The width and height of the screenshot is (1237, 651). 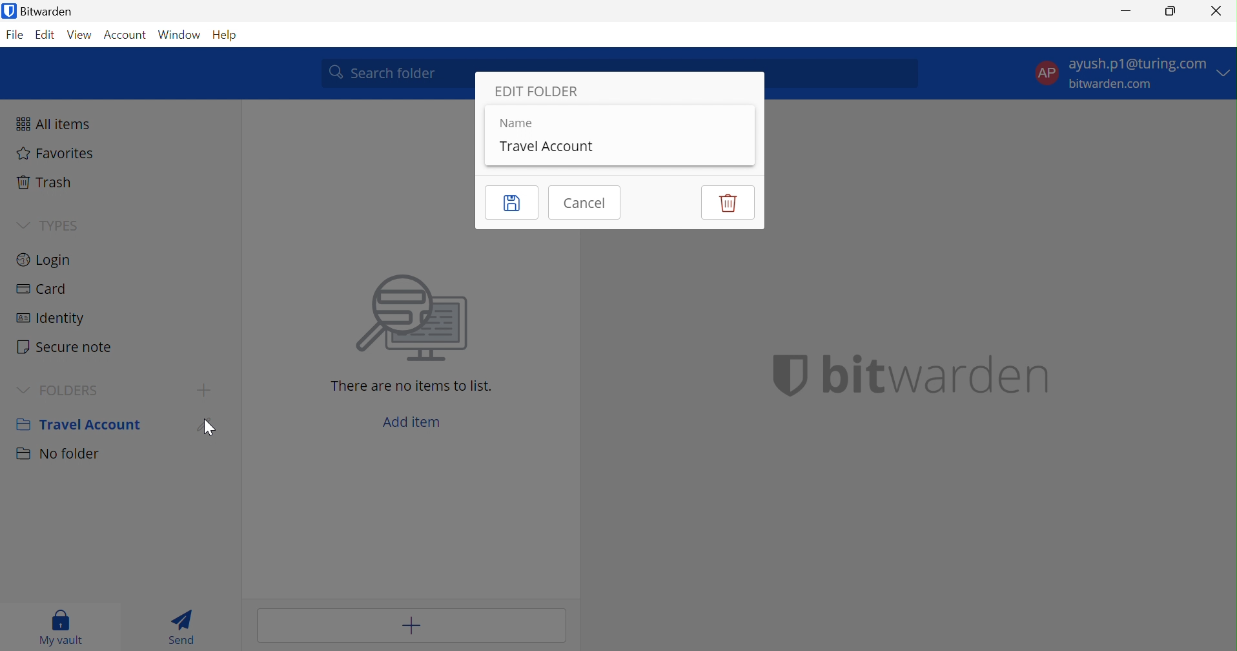 What do you see at coordinates (53, 318) in the screenshot?
I see `Identity` at bounding box center [53, 318].